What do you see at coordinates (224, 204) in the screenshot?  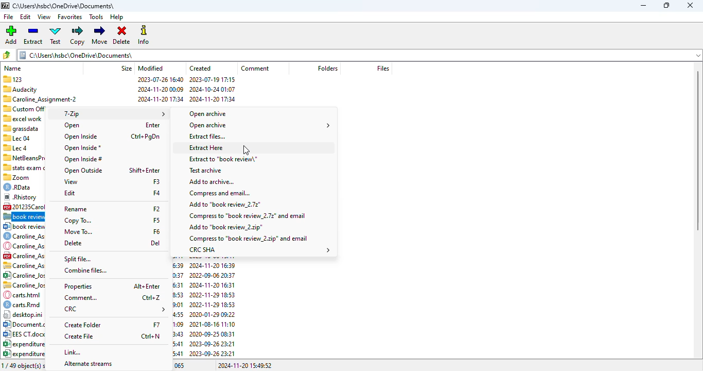 I see `add to .7z file` at bounding box center [224, 204].